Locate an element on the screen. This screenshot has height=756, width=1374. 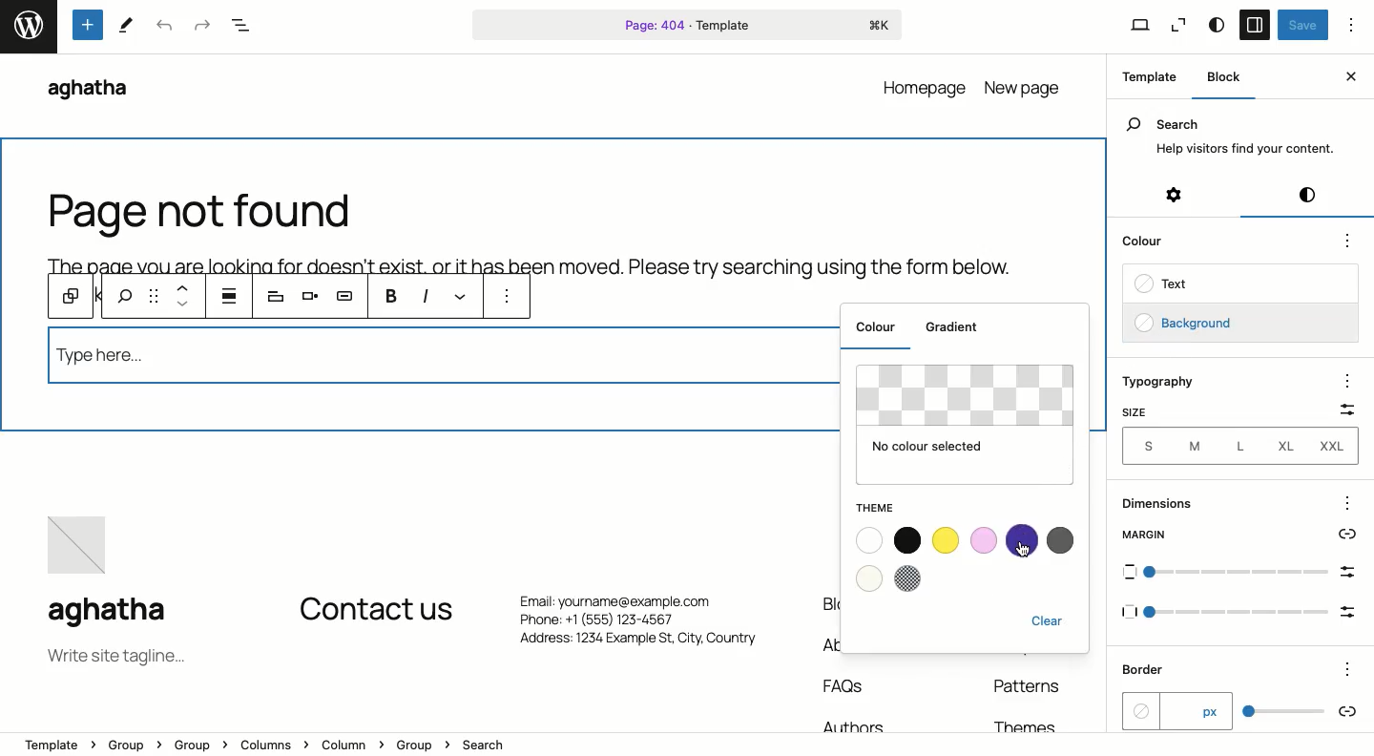
Styles is located at coordinates (1305, 199).